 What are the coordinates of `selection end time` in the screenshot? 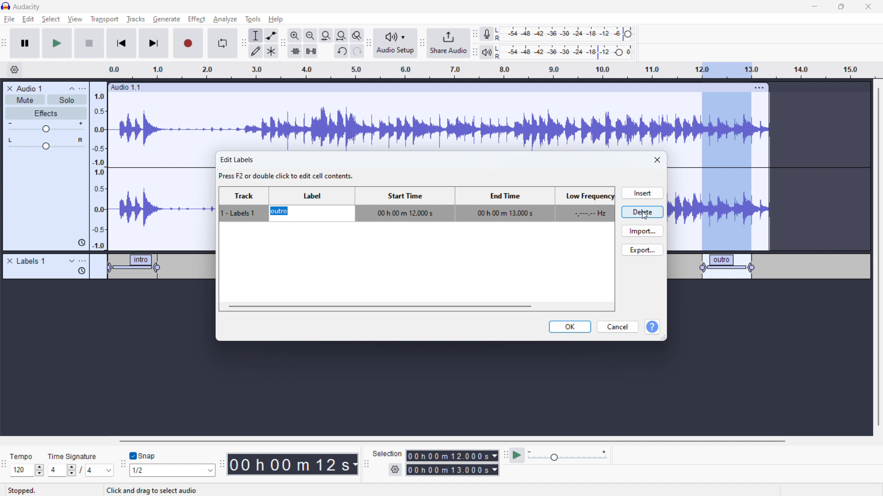 It's located at (453, 470).